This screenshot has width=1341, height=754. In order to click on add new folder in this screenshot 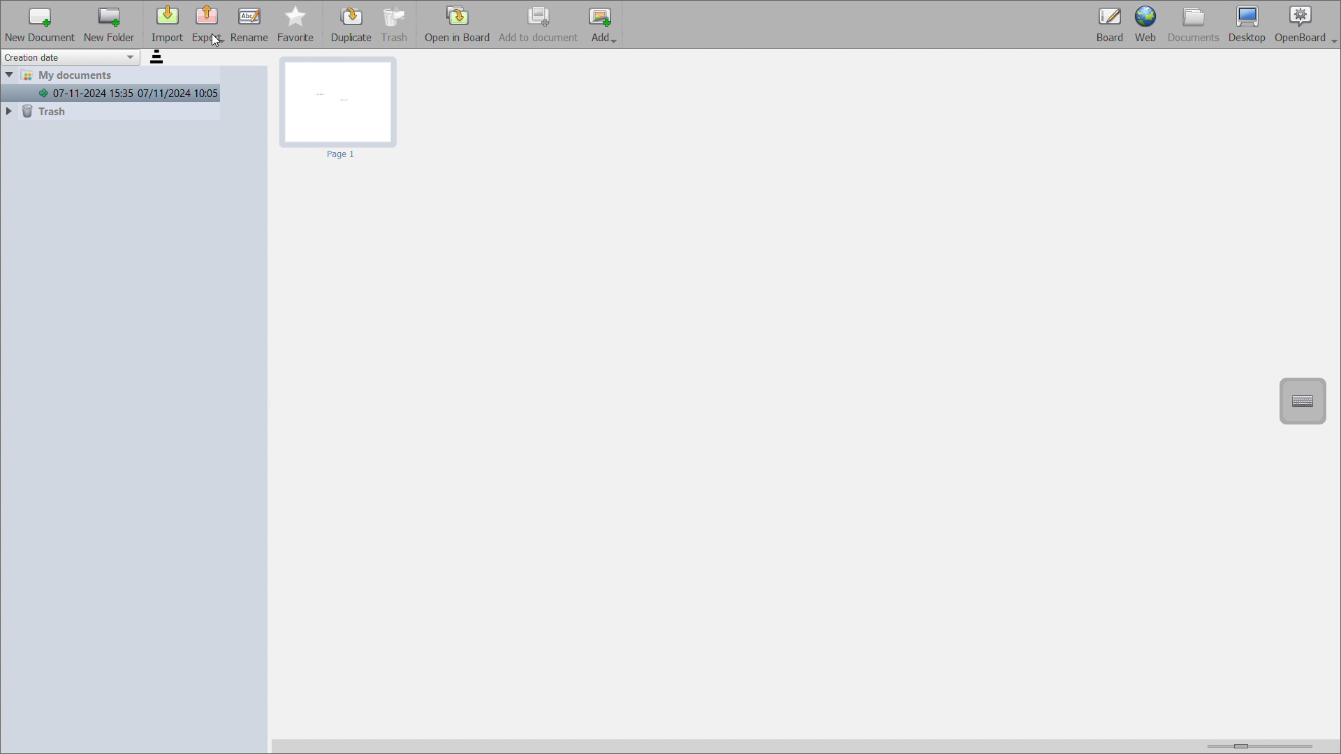, I will do `click(110, 24)`.